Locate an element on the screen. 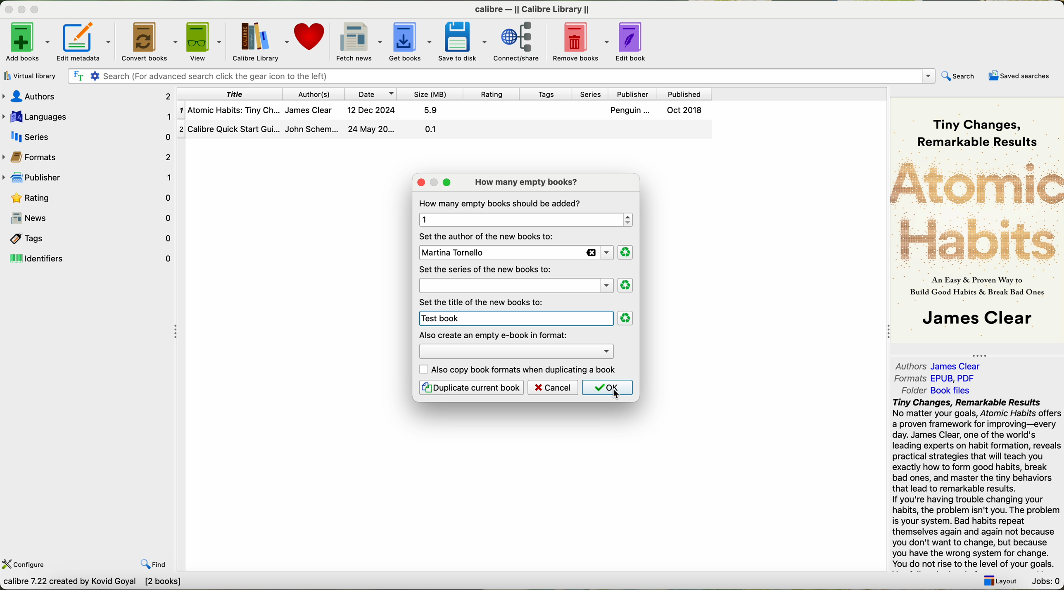 Image resolution: width=1064 pixels, height=590 pixels. Layout is located at coordinates (1000, 581).